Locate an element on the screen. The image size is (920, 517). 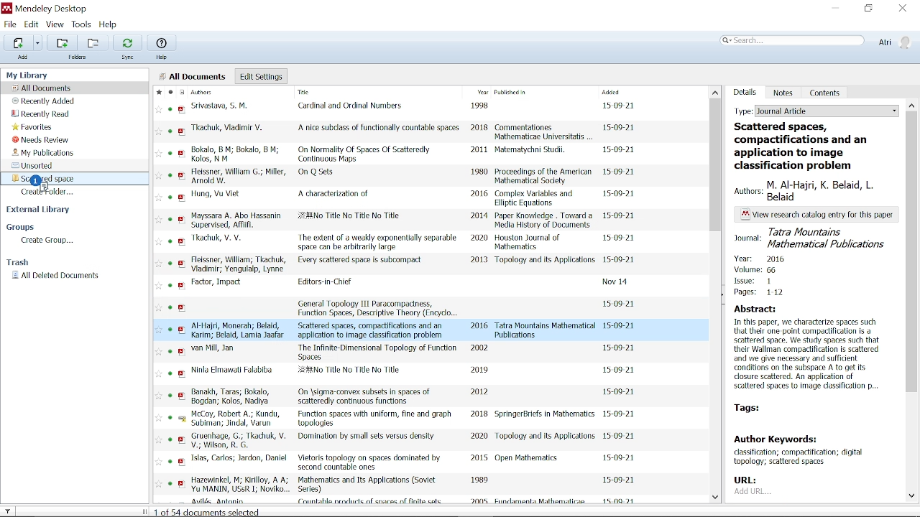
Help is located at coordinates (162, 42).